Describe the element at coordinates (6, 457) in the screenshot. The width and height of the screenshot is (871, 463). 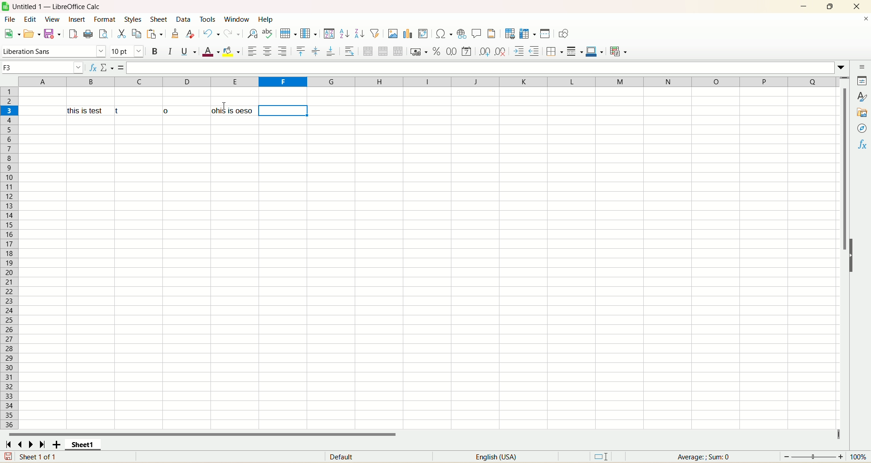
I see `save` at that location.